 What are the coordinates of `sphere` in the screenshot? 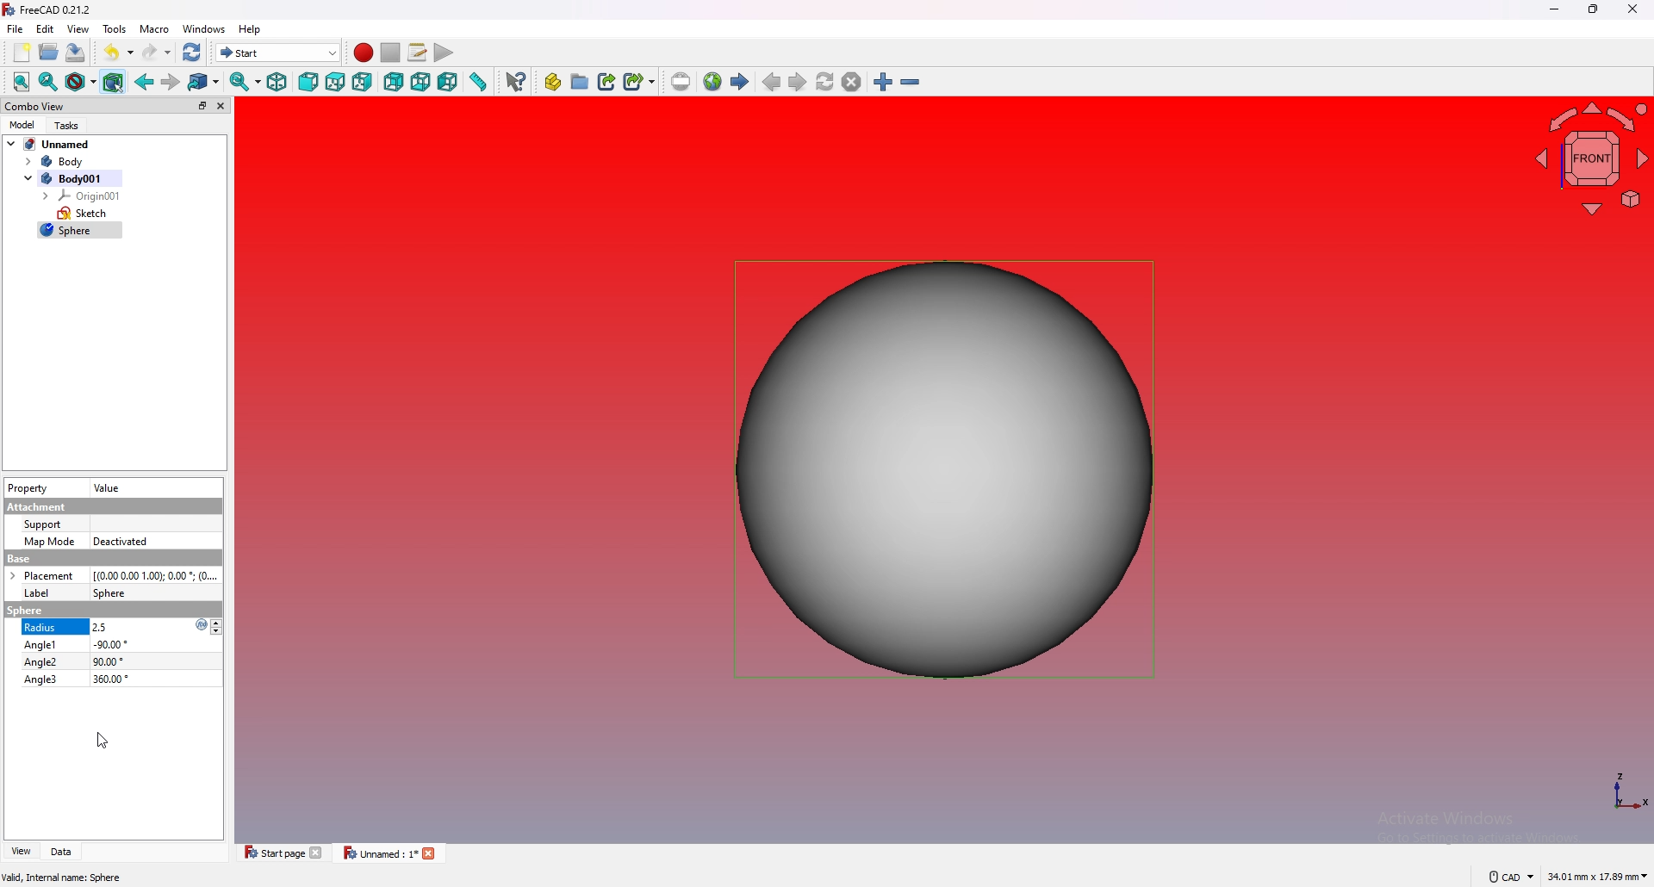 It's located at (22, 611).